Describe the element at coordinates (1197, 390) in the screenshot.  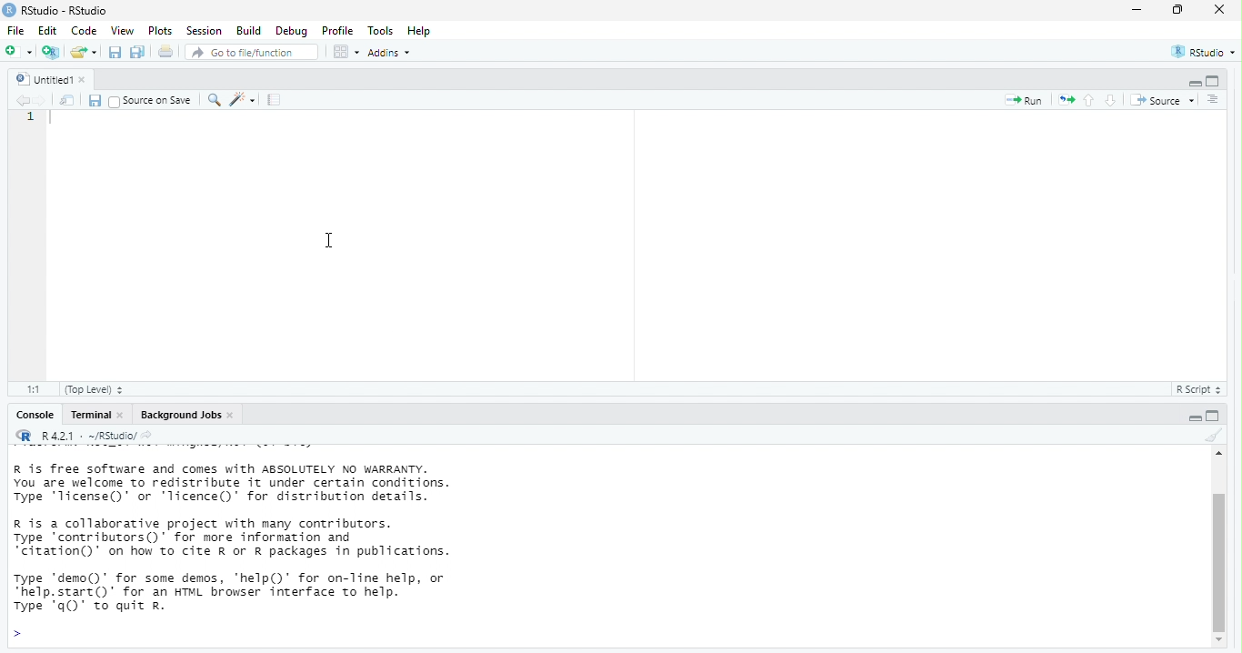
I see `R Script` at that location.